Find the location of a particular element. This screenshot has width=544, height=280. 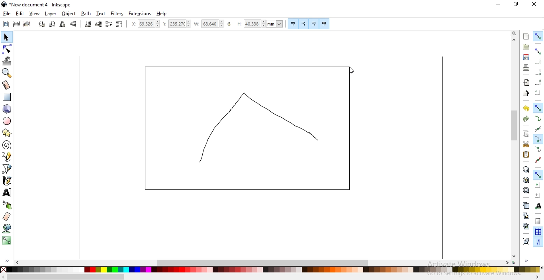

move patterns along with objects is located at coordinates (325, 24).